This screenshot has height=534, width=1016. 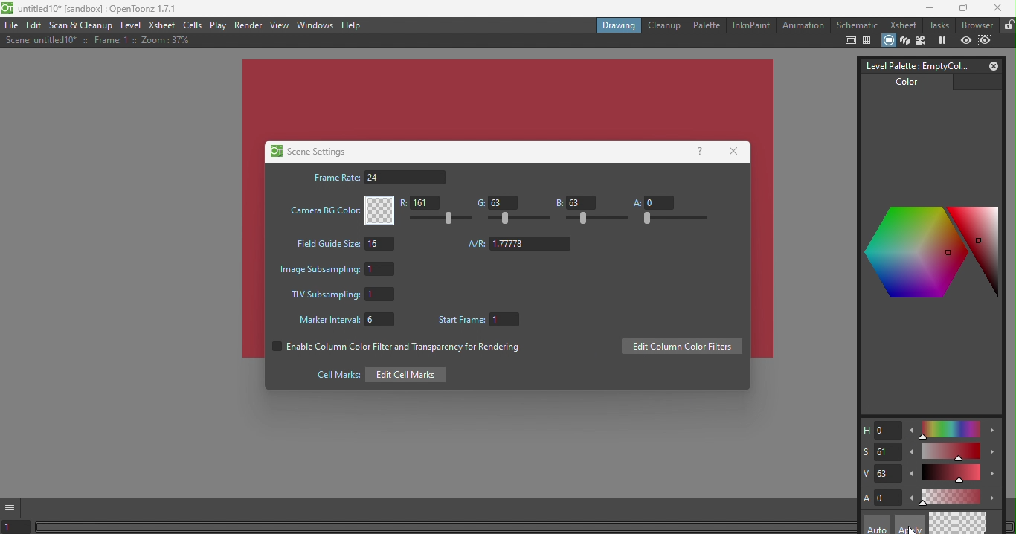 What do you see at coordinates (663, 25) in the screenshot?
I see `Cleanup` at bounding box center [663, 25].